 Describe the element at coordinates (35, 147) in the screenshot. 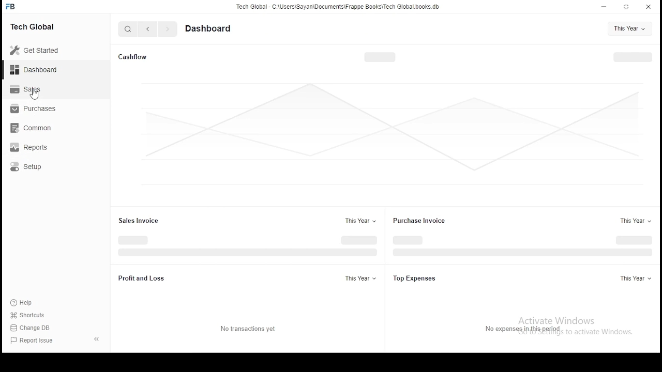

I see `reports` at that location.